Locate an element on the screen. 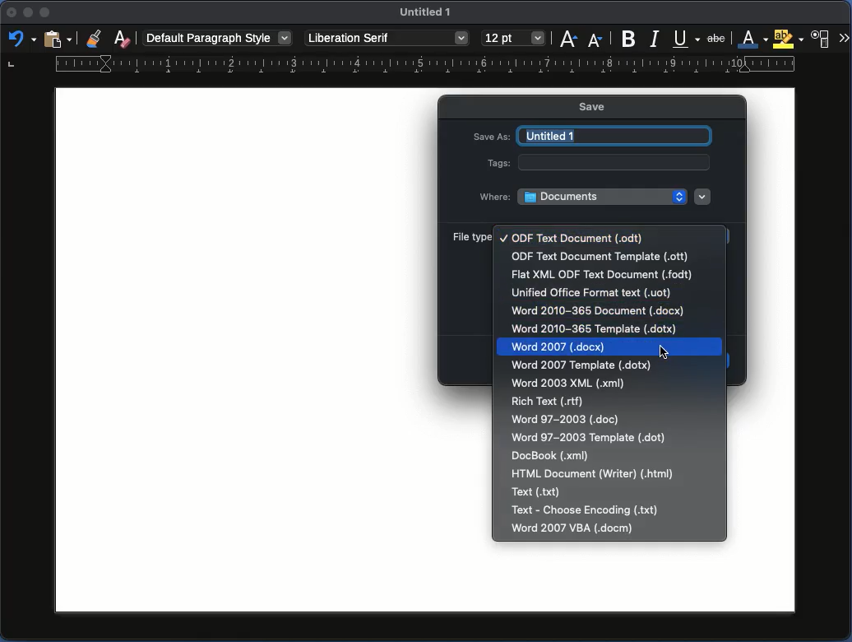 The width and height of the screenshot is (852, 642). dotx is located at coordinates (585, 366).